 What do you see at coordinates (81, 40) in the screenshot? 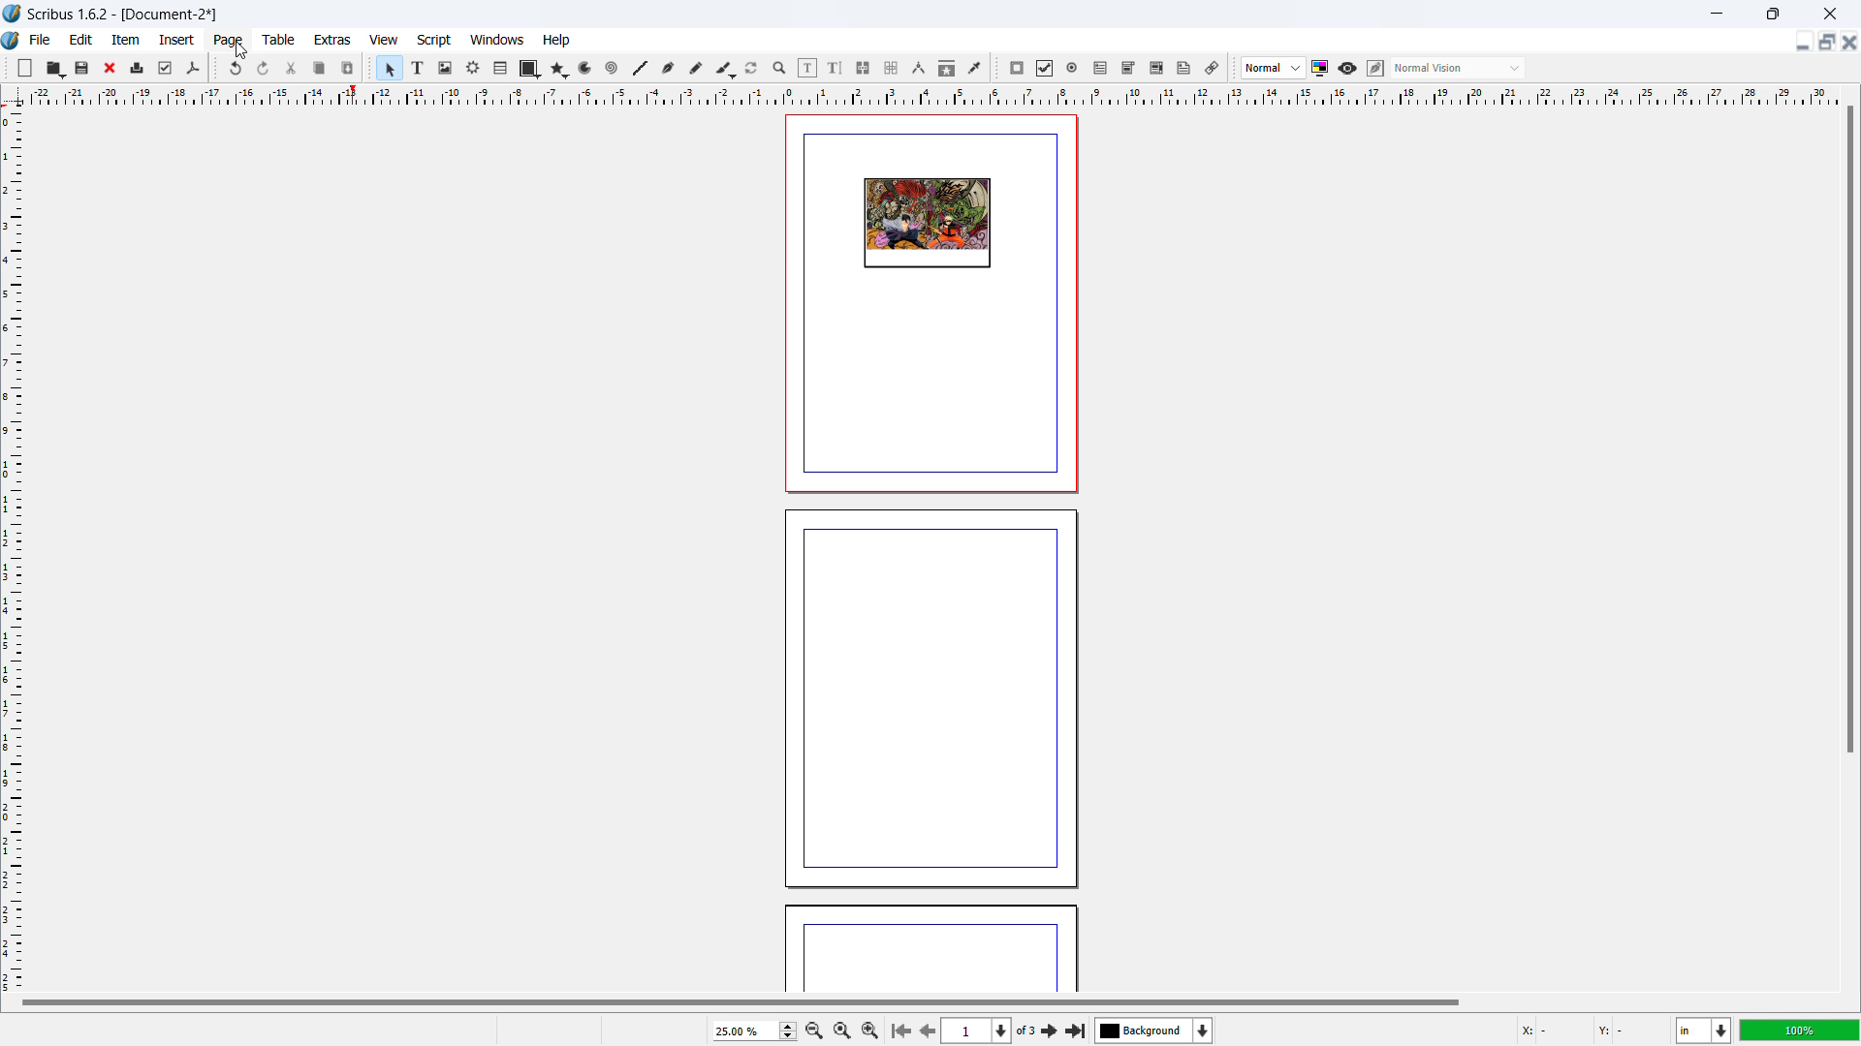
I see `edit` at bounding box center [81, 40].